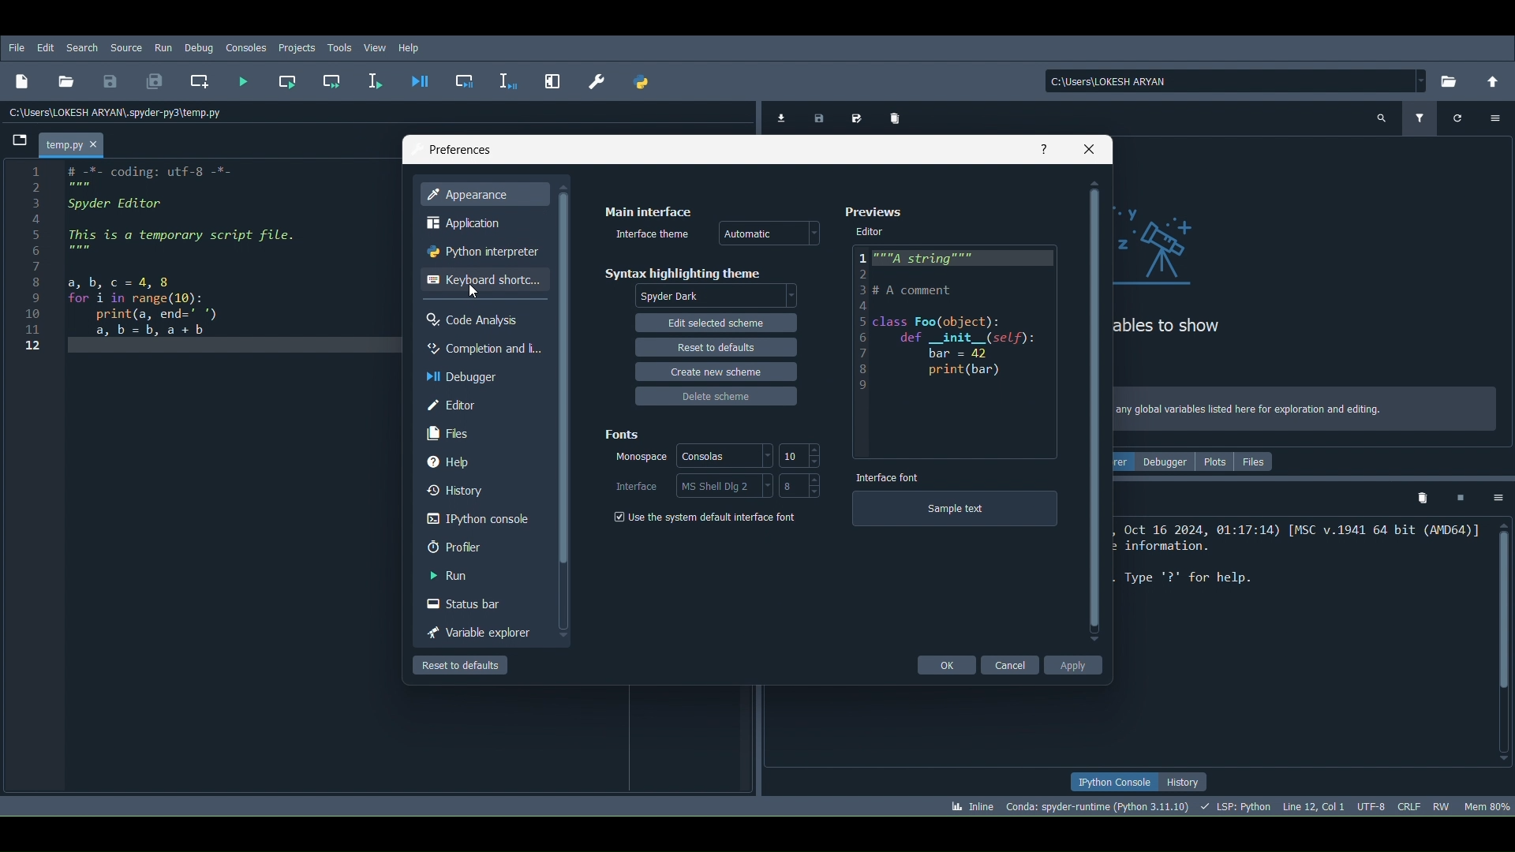  Describe the element at coordinates (456, 147) in the screenshot. I see `Preferences` at that location.